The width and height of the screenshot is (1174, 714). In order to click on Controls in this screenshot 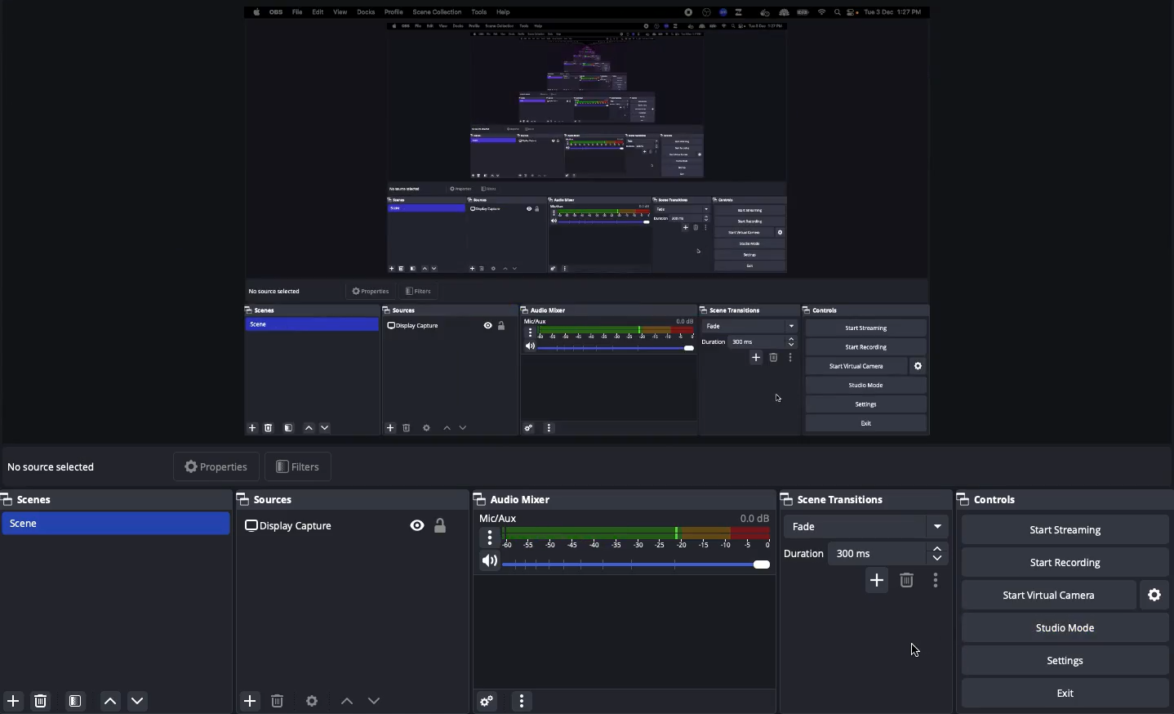, I will do `click(1065, 499)`.